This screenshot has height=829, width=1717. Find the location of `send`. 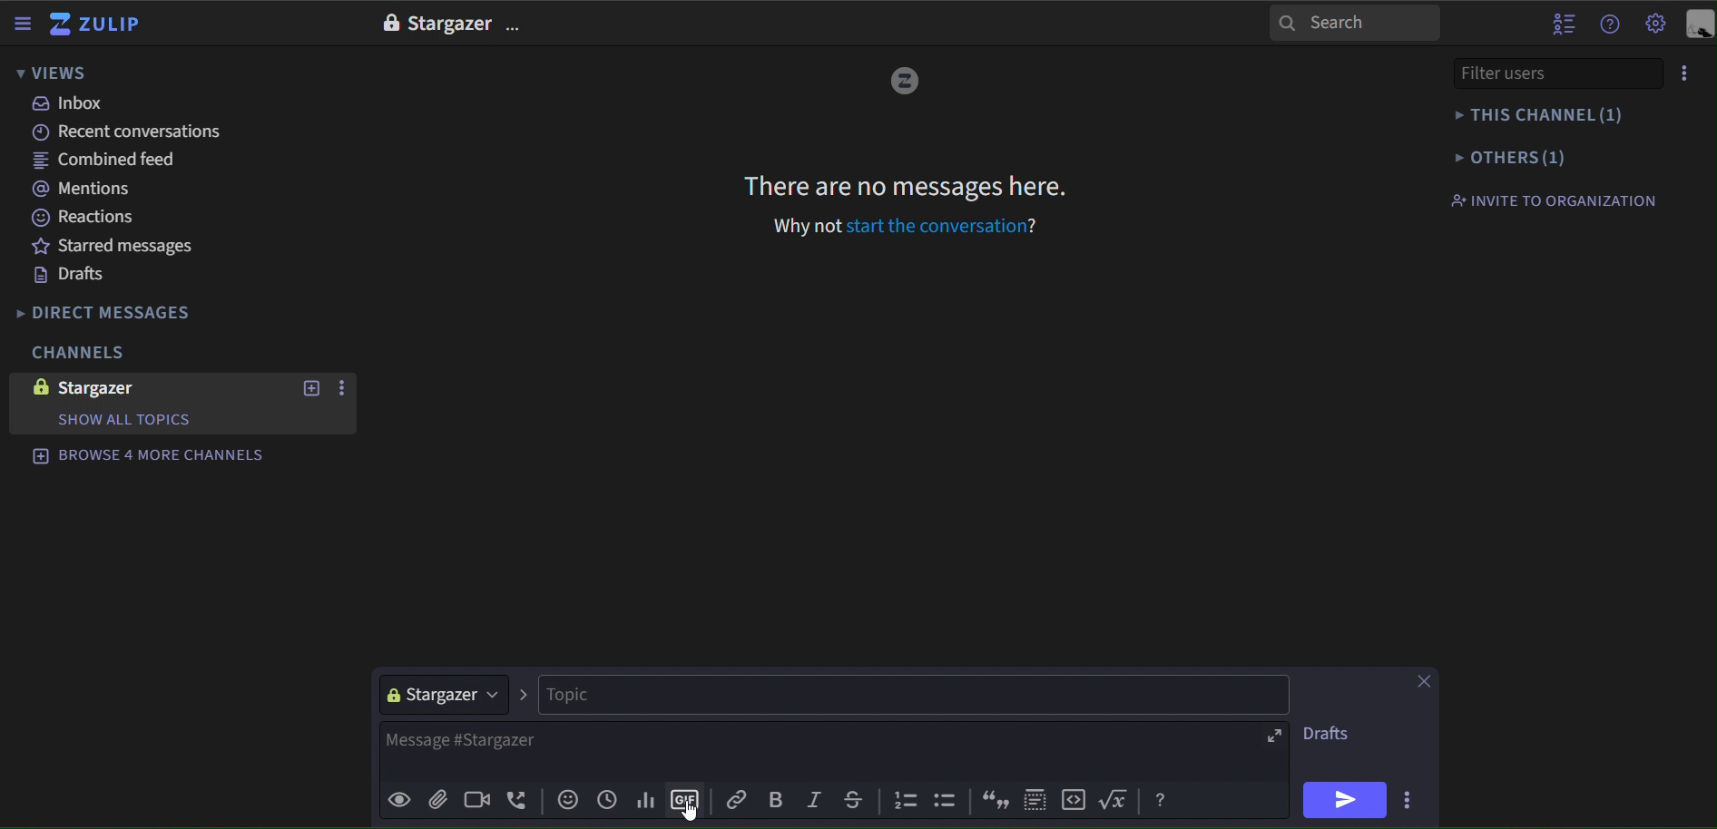

send is located at coordinates (1345, 800).